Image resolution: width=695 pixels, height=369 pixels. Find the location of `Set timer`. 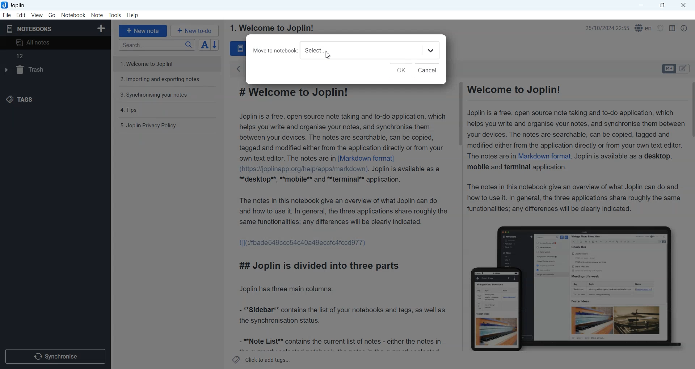

Set timer is located at coordinates (661, 28).